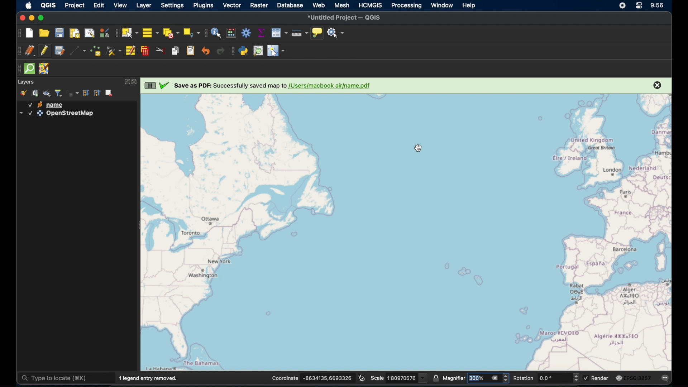  Describe the element at coordinates (59, 33) in the screenshot. I see `save project` at that location.